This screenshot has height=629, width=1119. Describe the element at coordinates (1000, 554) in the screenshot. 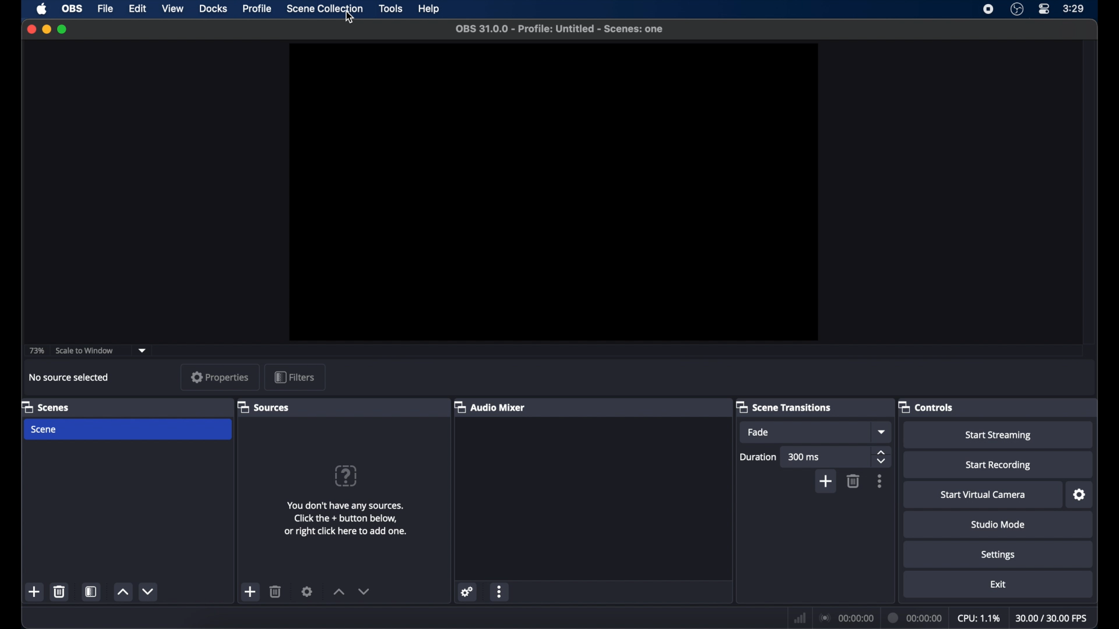

I see `settings` at that location.